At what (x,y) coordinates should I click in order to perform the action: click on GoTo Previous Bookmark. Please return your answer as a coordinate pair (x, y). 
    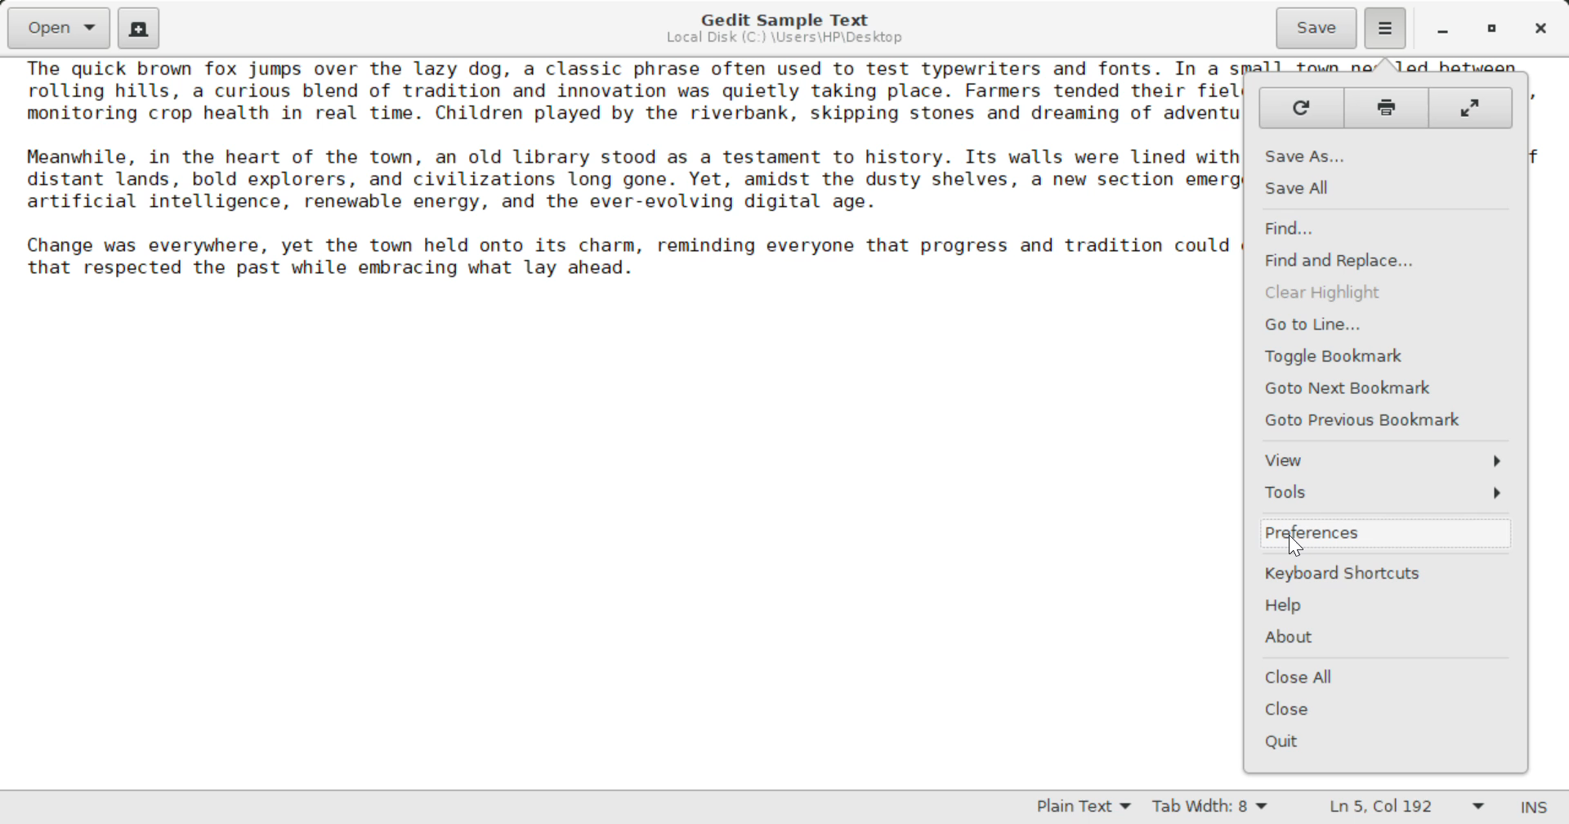
    Looking at the image, I should click on (1363, 421).